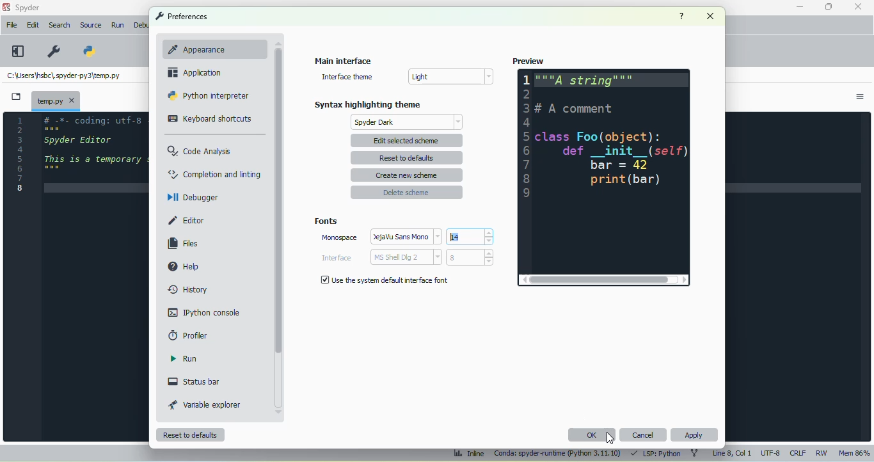 Image resolution: width=874 pixels, height=462 pixels. I want to click on reset to defaults, so click(406, 158).